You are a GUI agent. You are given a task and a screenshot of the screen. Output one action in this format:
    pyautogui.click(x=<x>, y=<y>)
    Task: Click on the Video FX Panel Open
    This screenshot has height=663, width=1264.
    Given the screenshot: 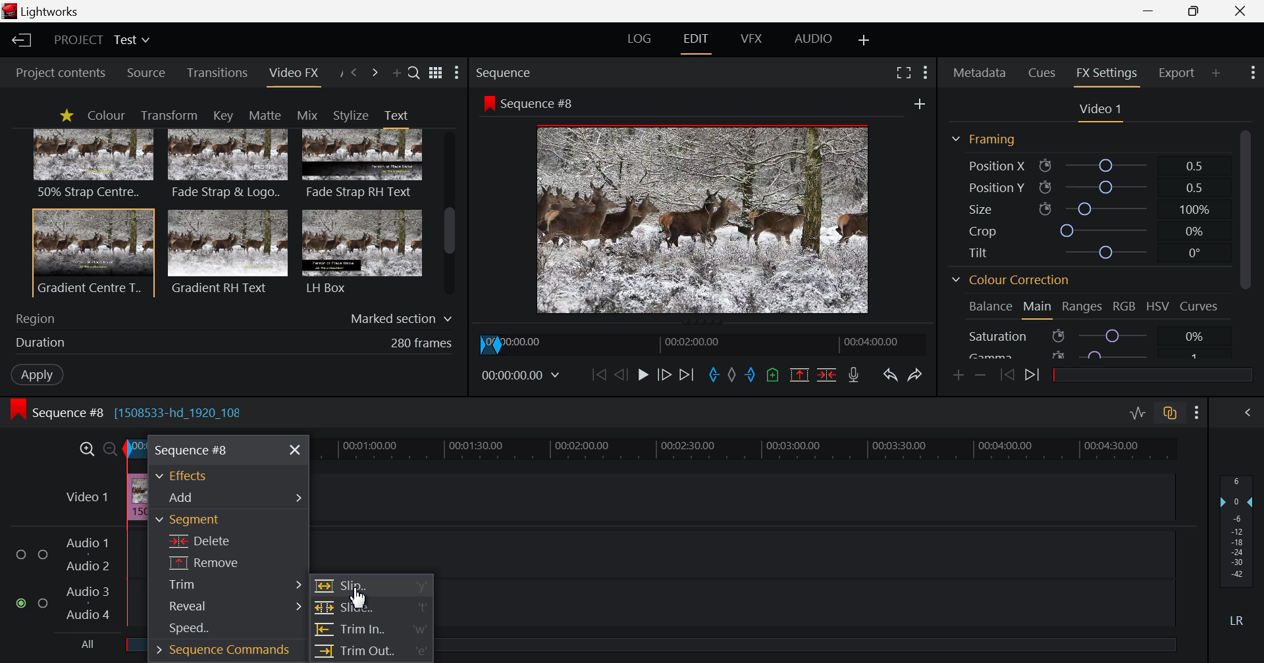 What is the action you would take?
    pyautogui.click(x=296, y=76)
    